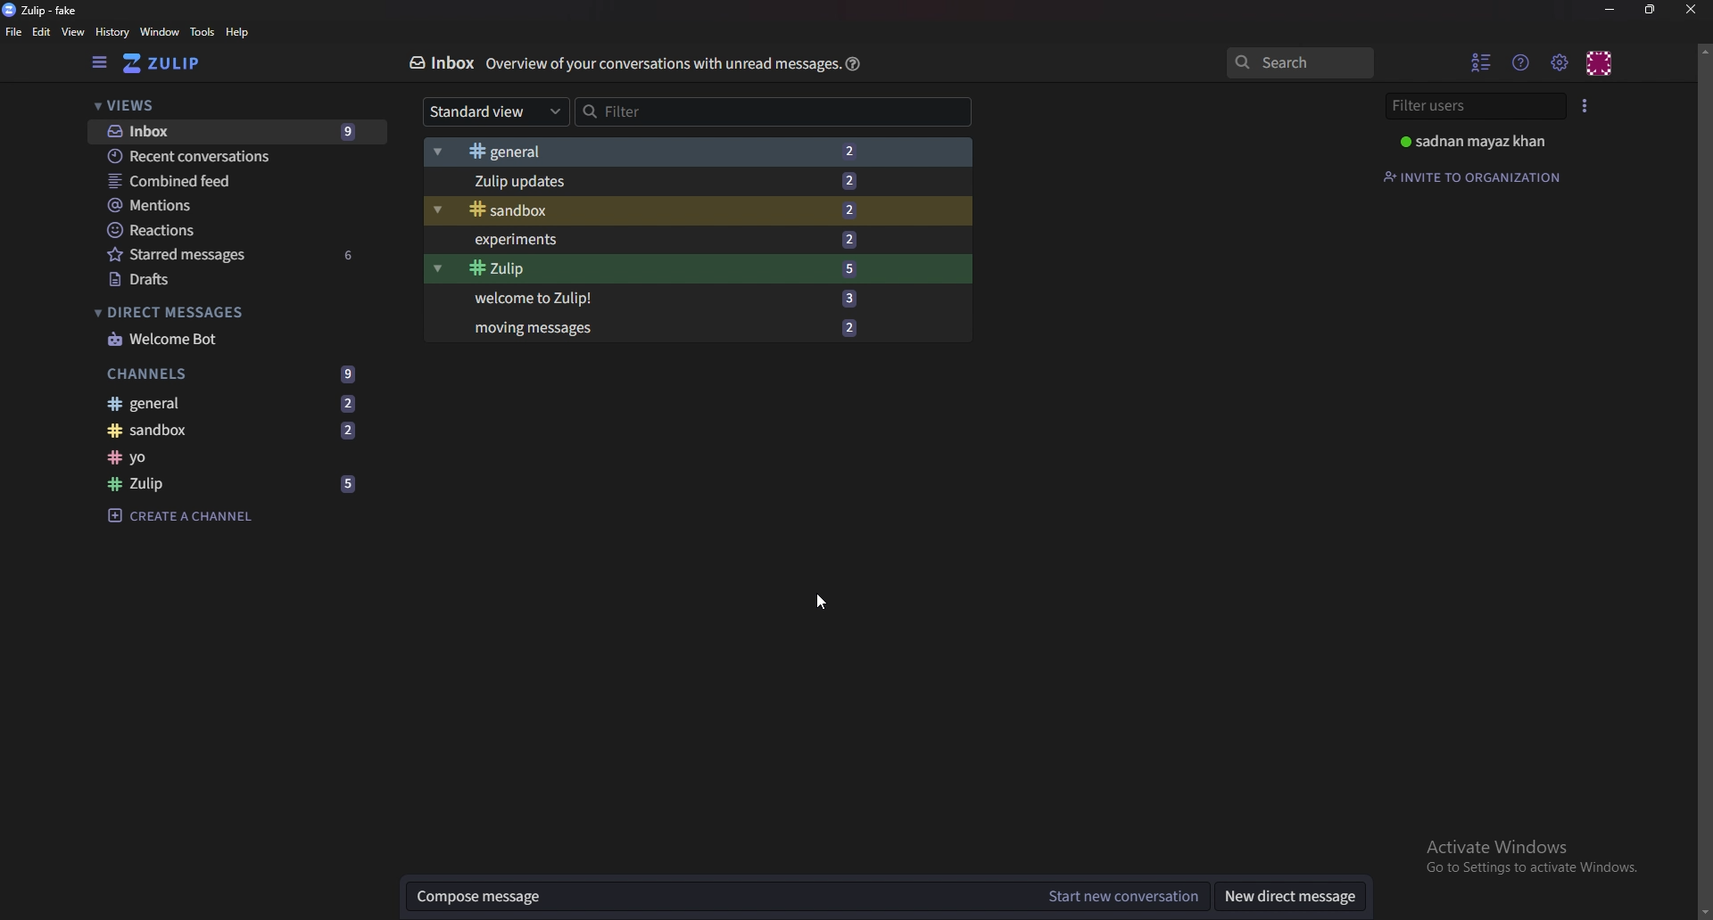 This screenshot has height=920, width=1713. What do you see at coordinates (205, 30) in the screenshot?
I see `Tools` at bounding box center [205, 30].